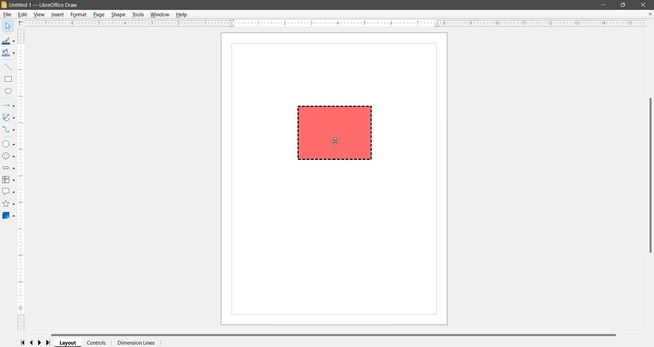 This screenshot has height=347, width=654. Describe the element at coordinates (9, 168) in the screenshot. I see `Block Arrows` at that location.